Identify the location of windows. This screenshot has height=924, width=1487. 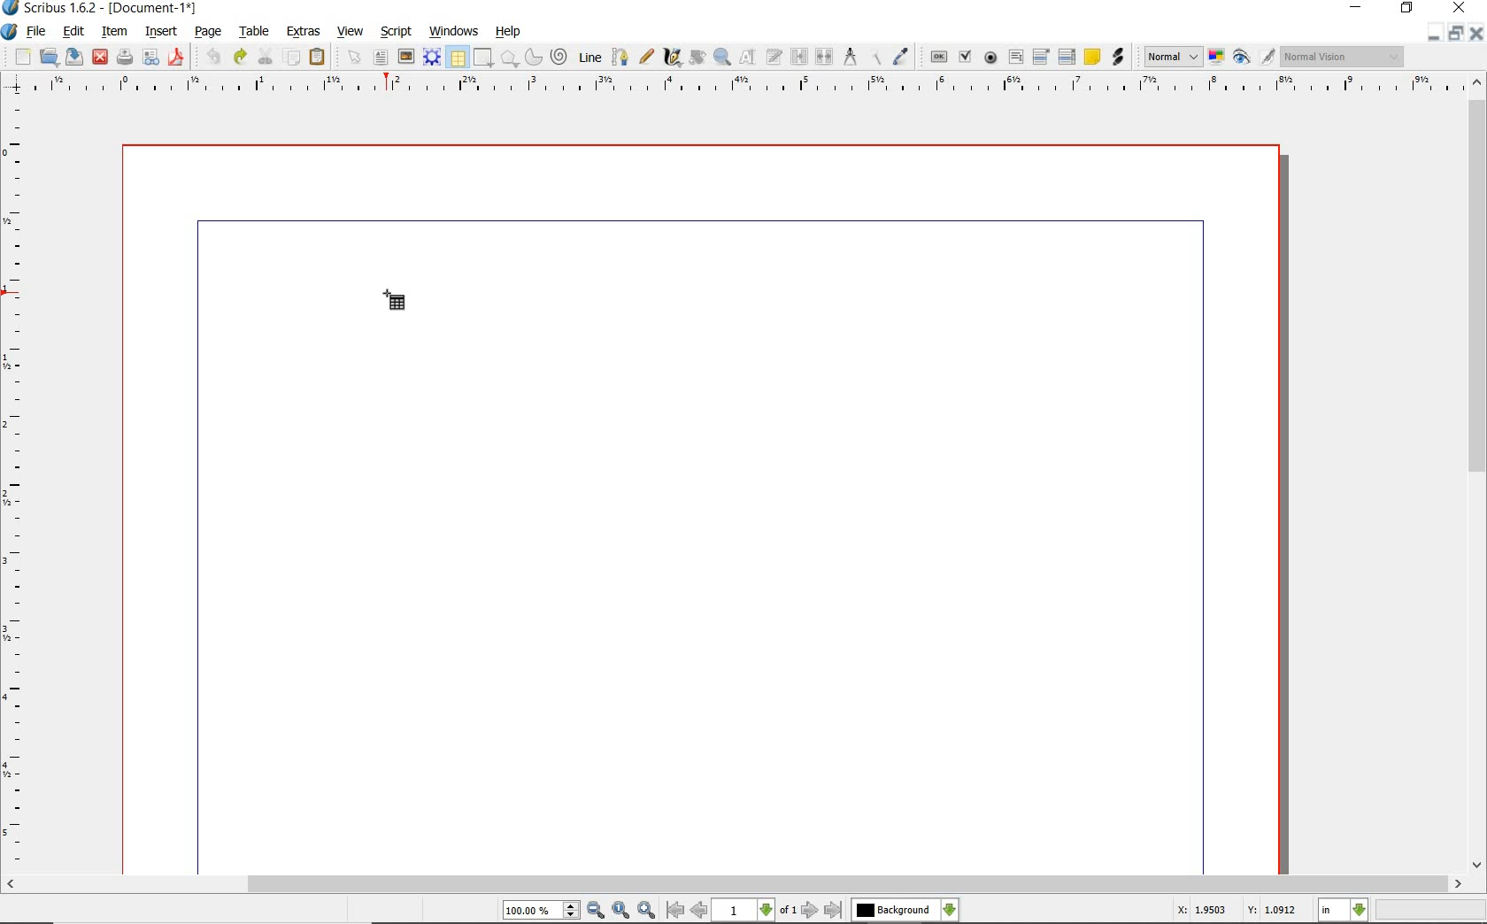
(453, 32).